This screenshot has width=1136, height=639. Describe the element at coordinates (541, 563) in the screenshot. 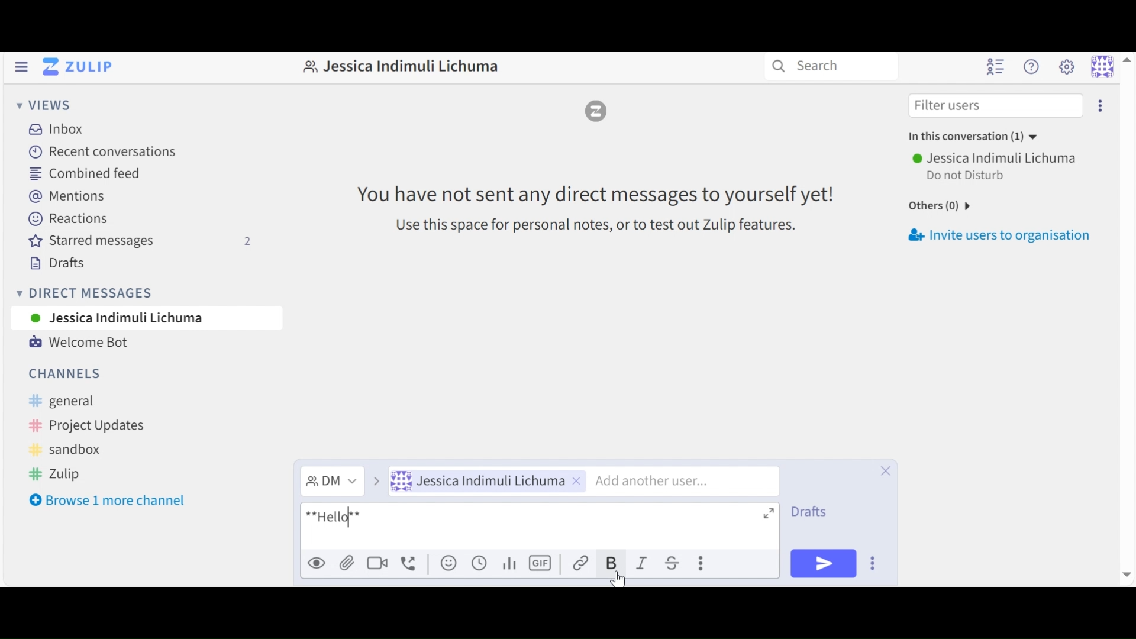

I see `Add GIF` at that location.